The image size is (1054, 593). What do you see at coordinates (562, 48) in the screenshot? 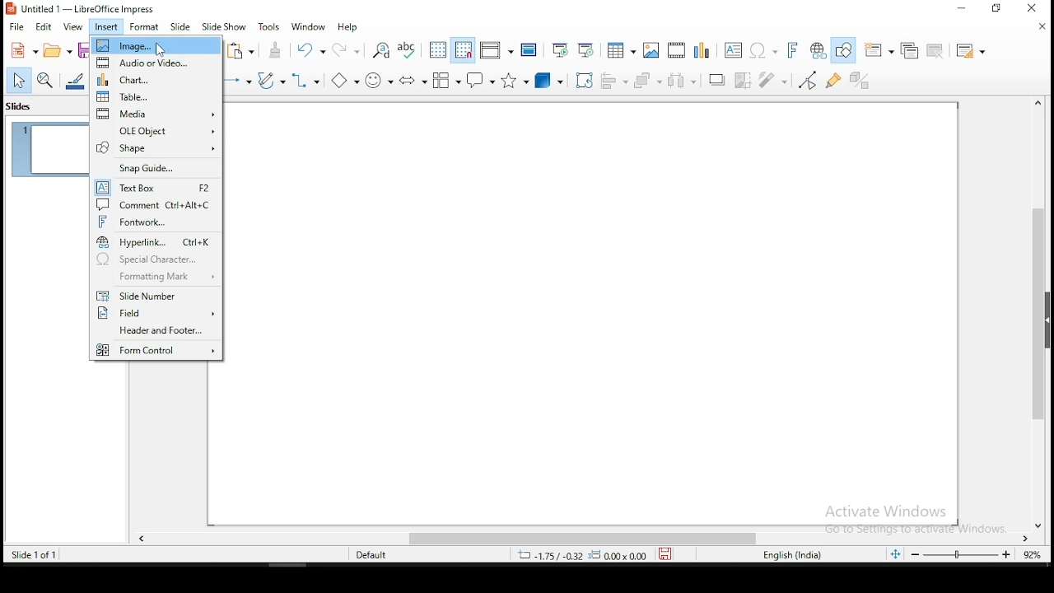
I see `start from first slide` at bounding box center [562, 48].